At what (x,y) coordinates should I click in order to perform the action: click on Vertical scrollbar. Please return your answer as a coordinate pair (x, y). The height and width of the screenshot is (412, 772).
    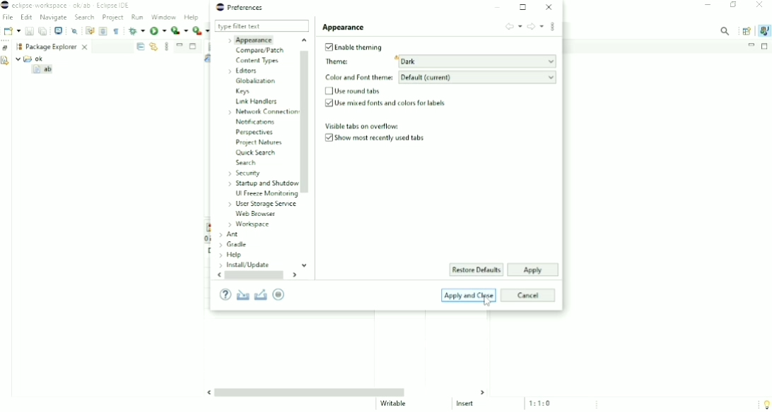
    Looking at the image, I should click on (307, 153).